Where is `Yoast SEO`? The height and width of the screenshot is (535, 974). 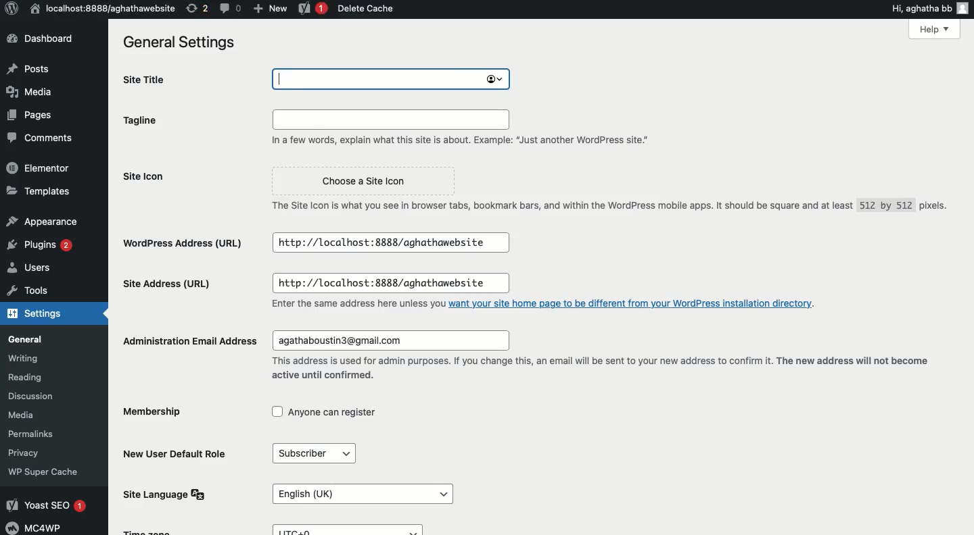
Yoast SEO is located at coordinates (47, 505).